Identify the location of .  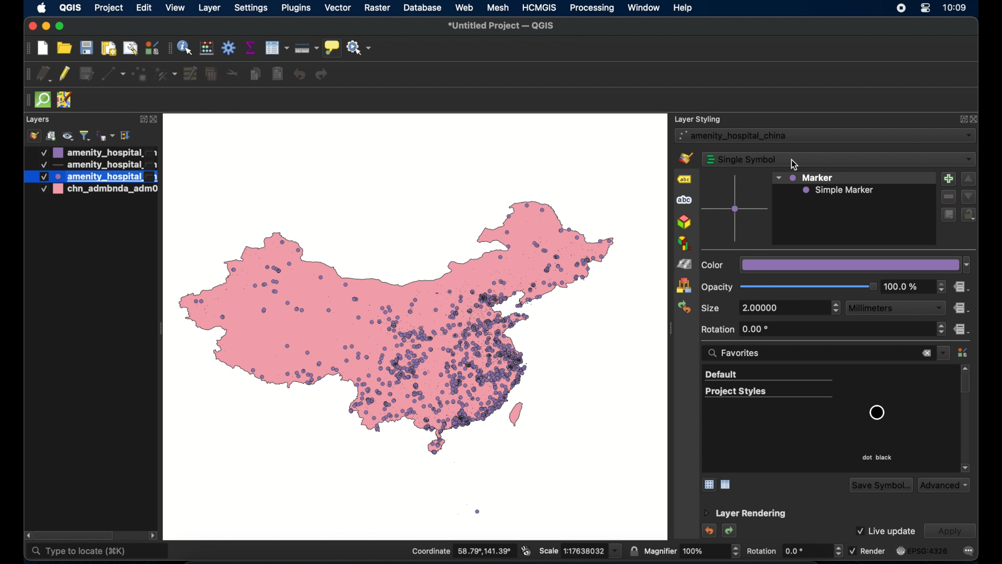
(75, 535).